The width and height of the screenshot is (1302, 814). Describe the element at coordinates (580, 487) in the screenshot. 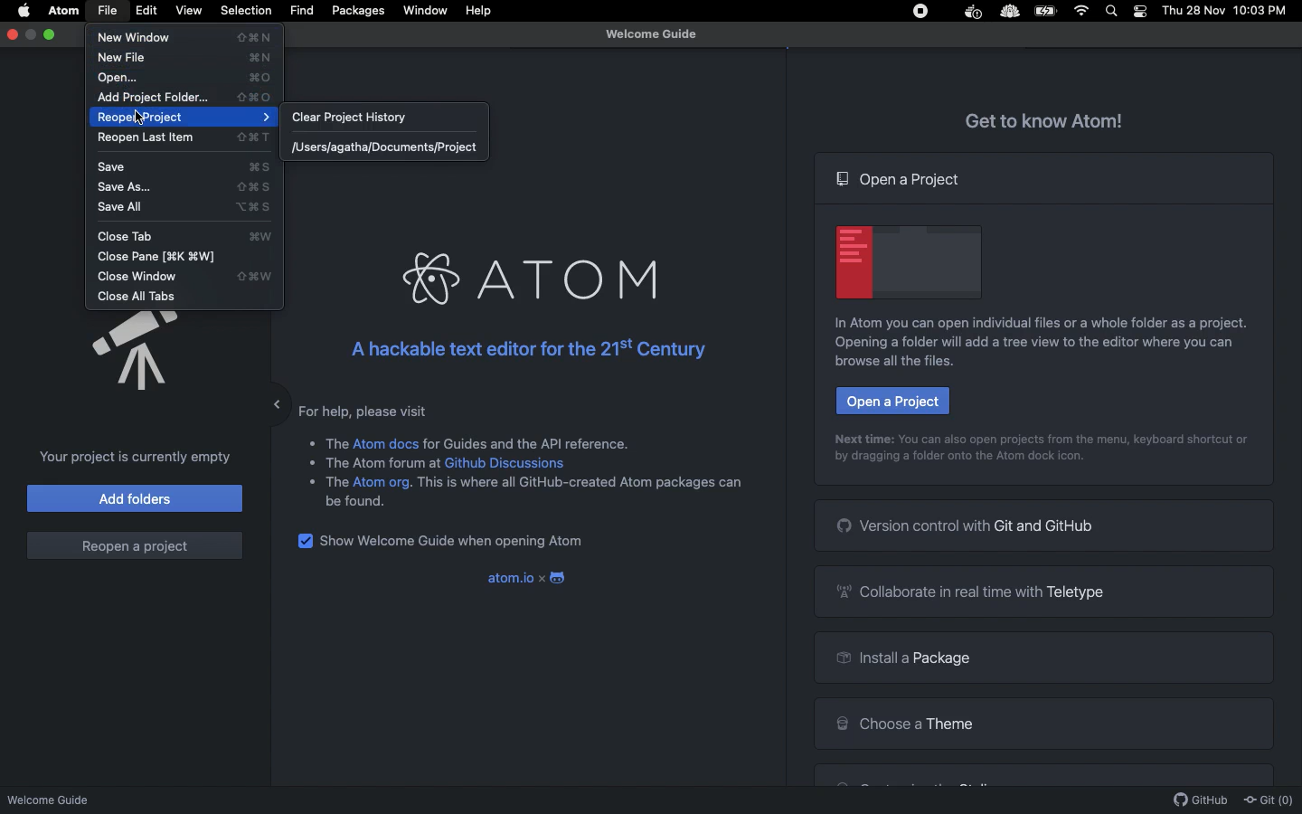

I see `text` at that location.